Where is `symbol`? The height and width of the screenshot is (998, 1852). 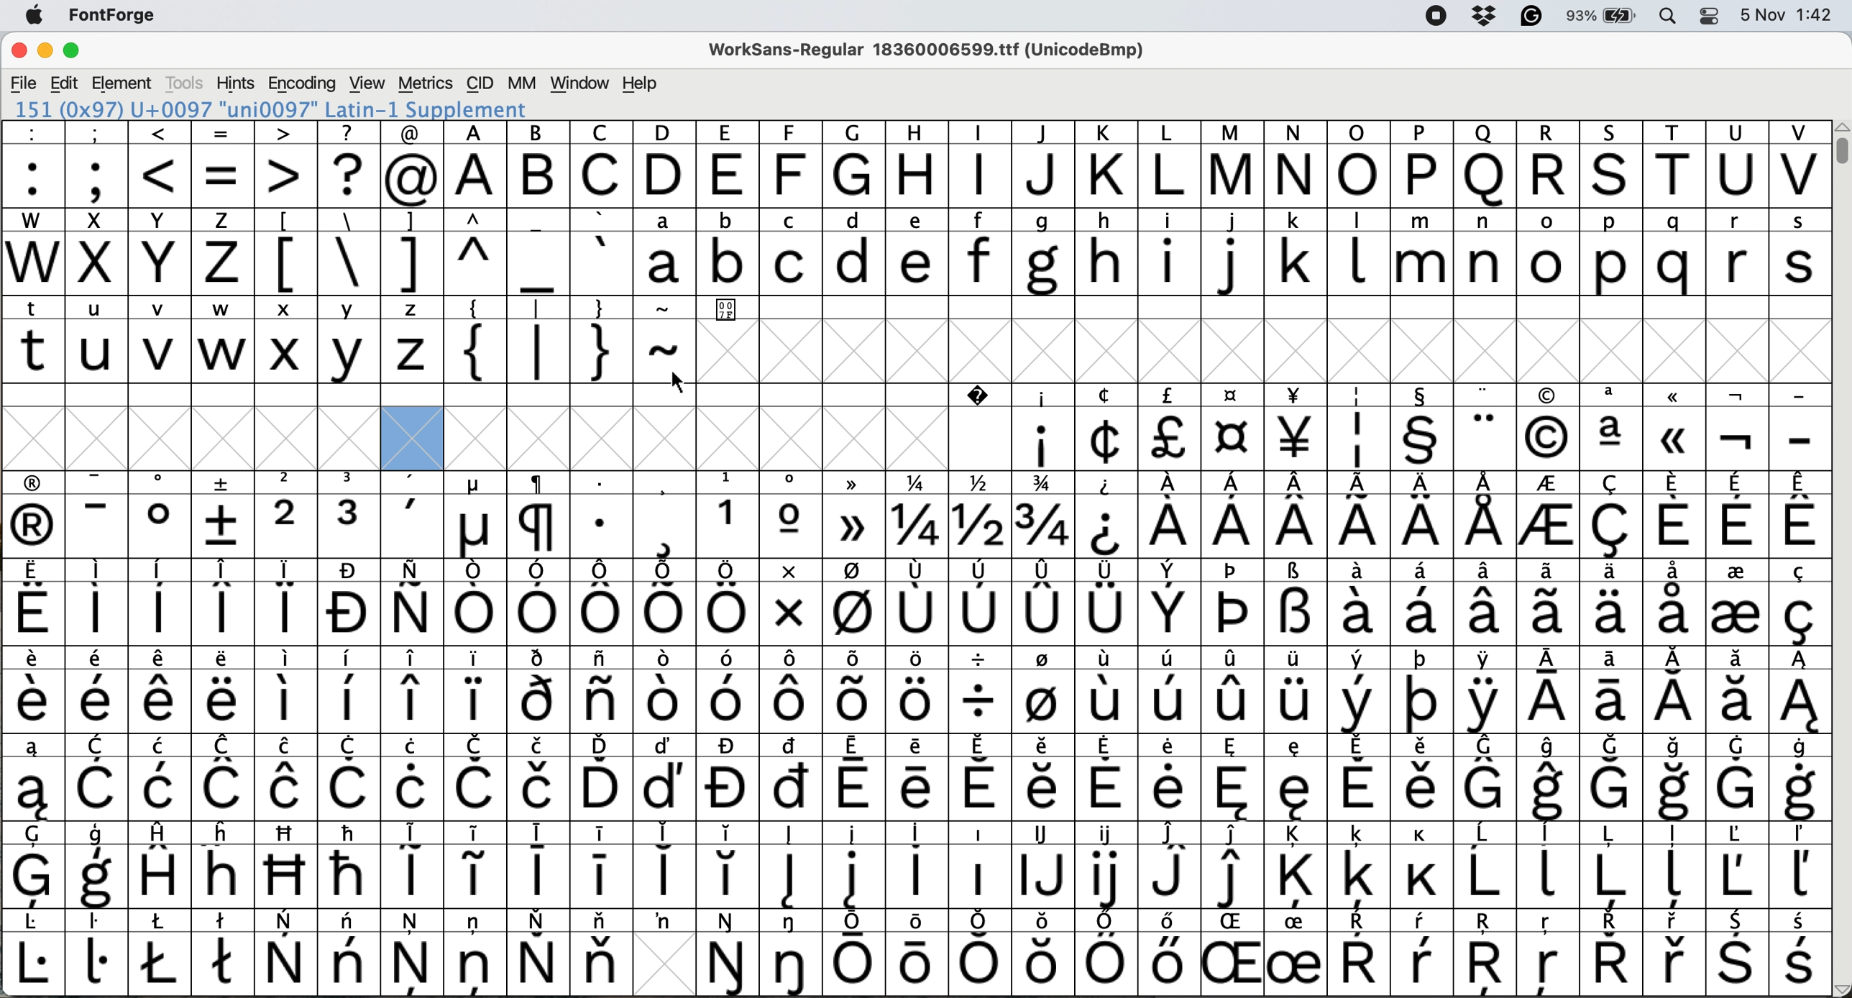
symbol is located at coordinates (1549, 863).